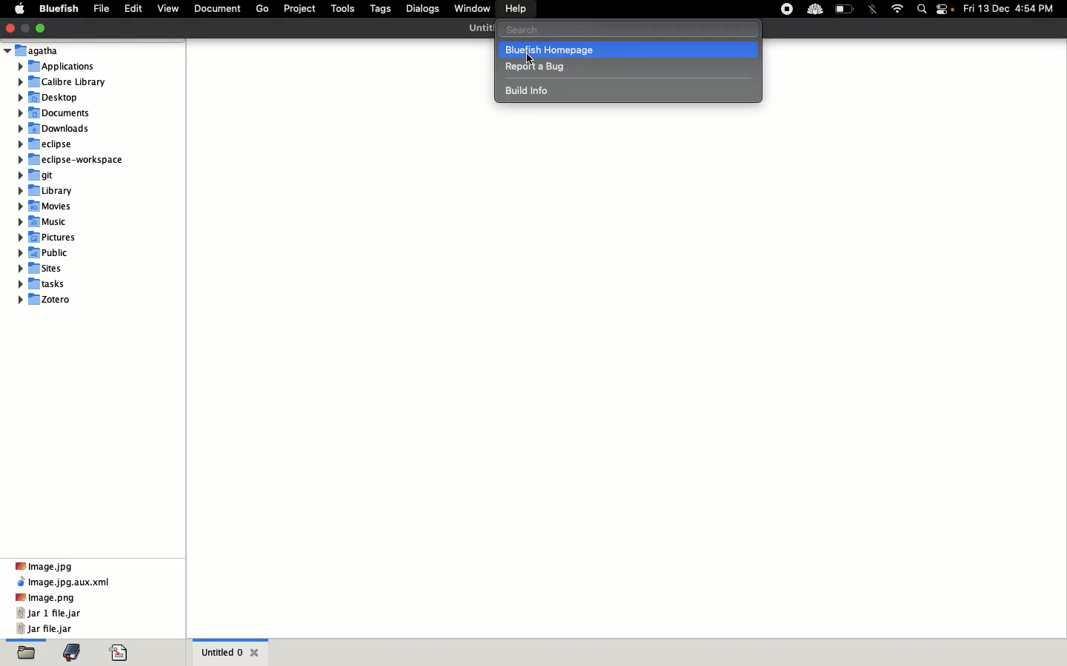 This screenshot has height=666, width=1067. Describe the element at coordinates (845, 10) in the screenshot. I see `Charge` at that location.